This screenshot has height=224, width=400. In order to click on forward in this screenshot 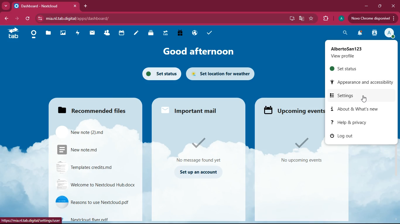, I will do `click(16, 19)`.